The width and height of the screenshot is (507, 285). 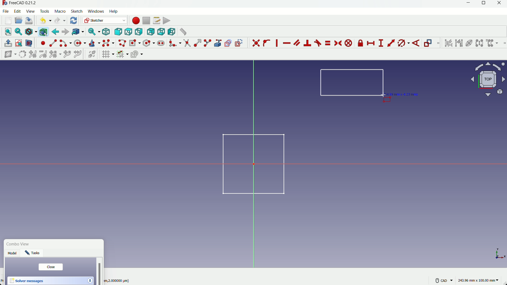 I want to click on toggle grid, so click(x=108, y=54).